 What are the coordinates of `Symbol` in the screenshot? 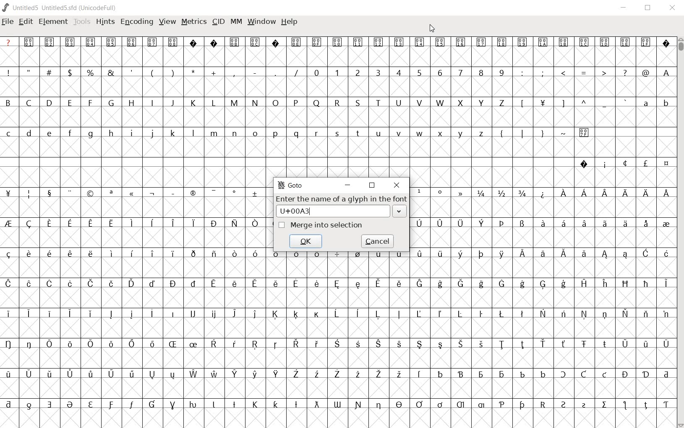 It's located at (69, 374).